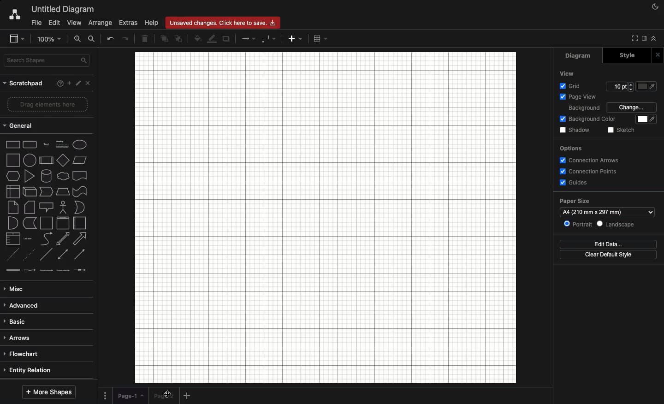  What do you see at coordinates (657, 7) in the screenshot?
I see `Night shift` at bounding box center [657, 7].